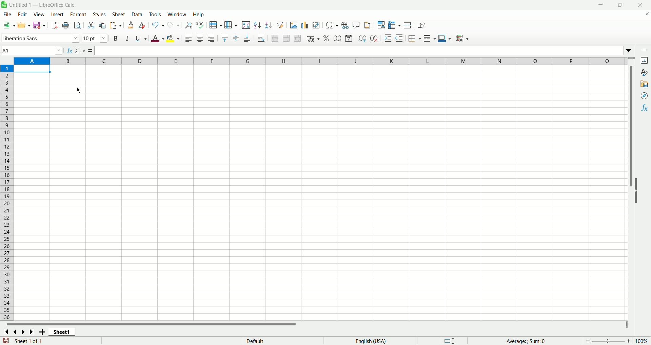  I want to click on close, so click(640, 5).